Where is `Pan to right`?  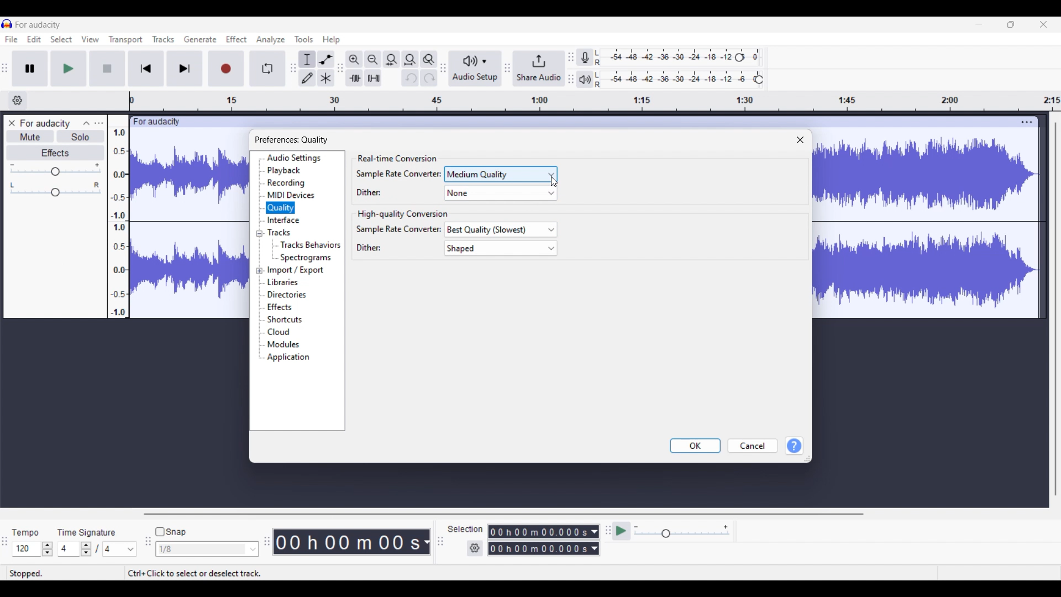 Pan to right is located at coordinates (97, 185).